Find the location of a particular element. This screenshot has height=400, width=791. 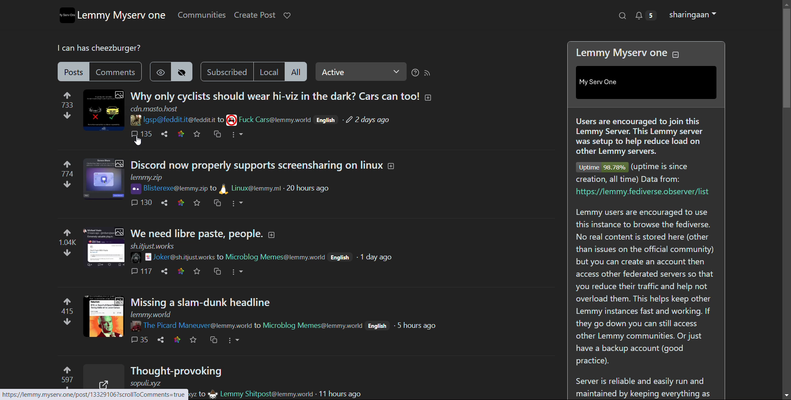

Preview picture is located at coordinates (104, 179).